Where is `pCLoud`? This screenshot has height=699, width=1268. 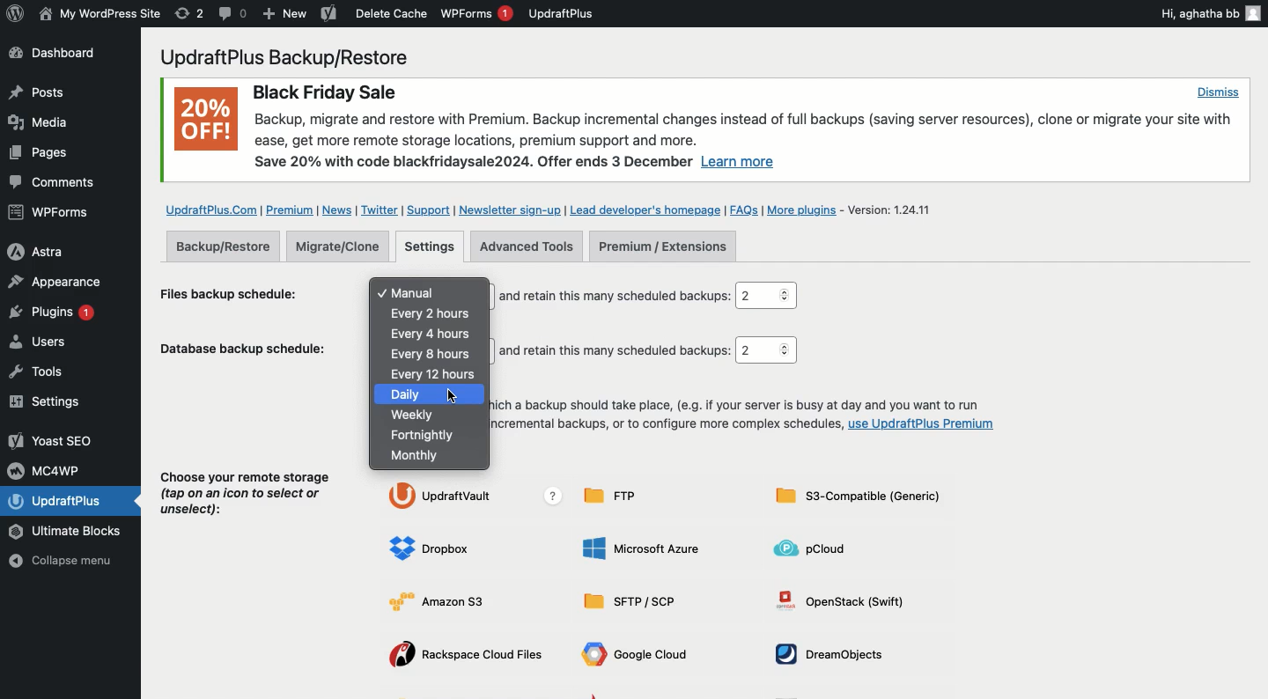 pCLoud is located at coordinates (817, 548).